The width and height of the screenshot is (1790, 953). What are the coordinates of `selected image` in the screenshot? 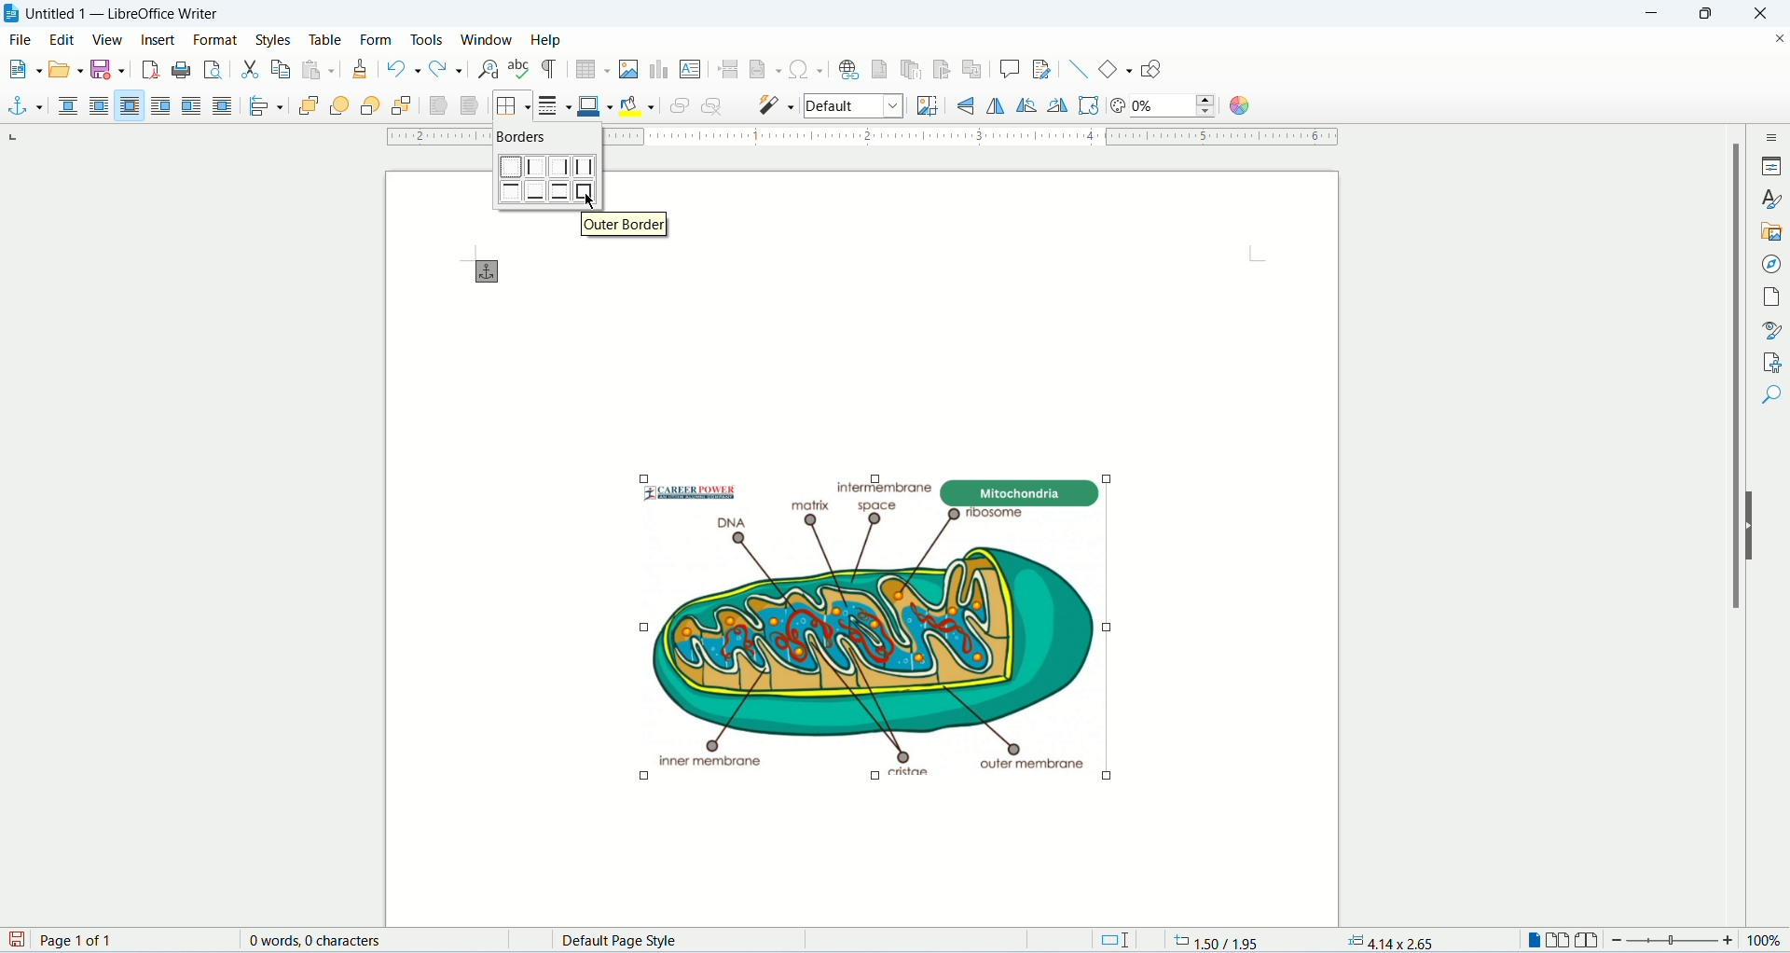 It's located at (820, 622).